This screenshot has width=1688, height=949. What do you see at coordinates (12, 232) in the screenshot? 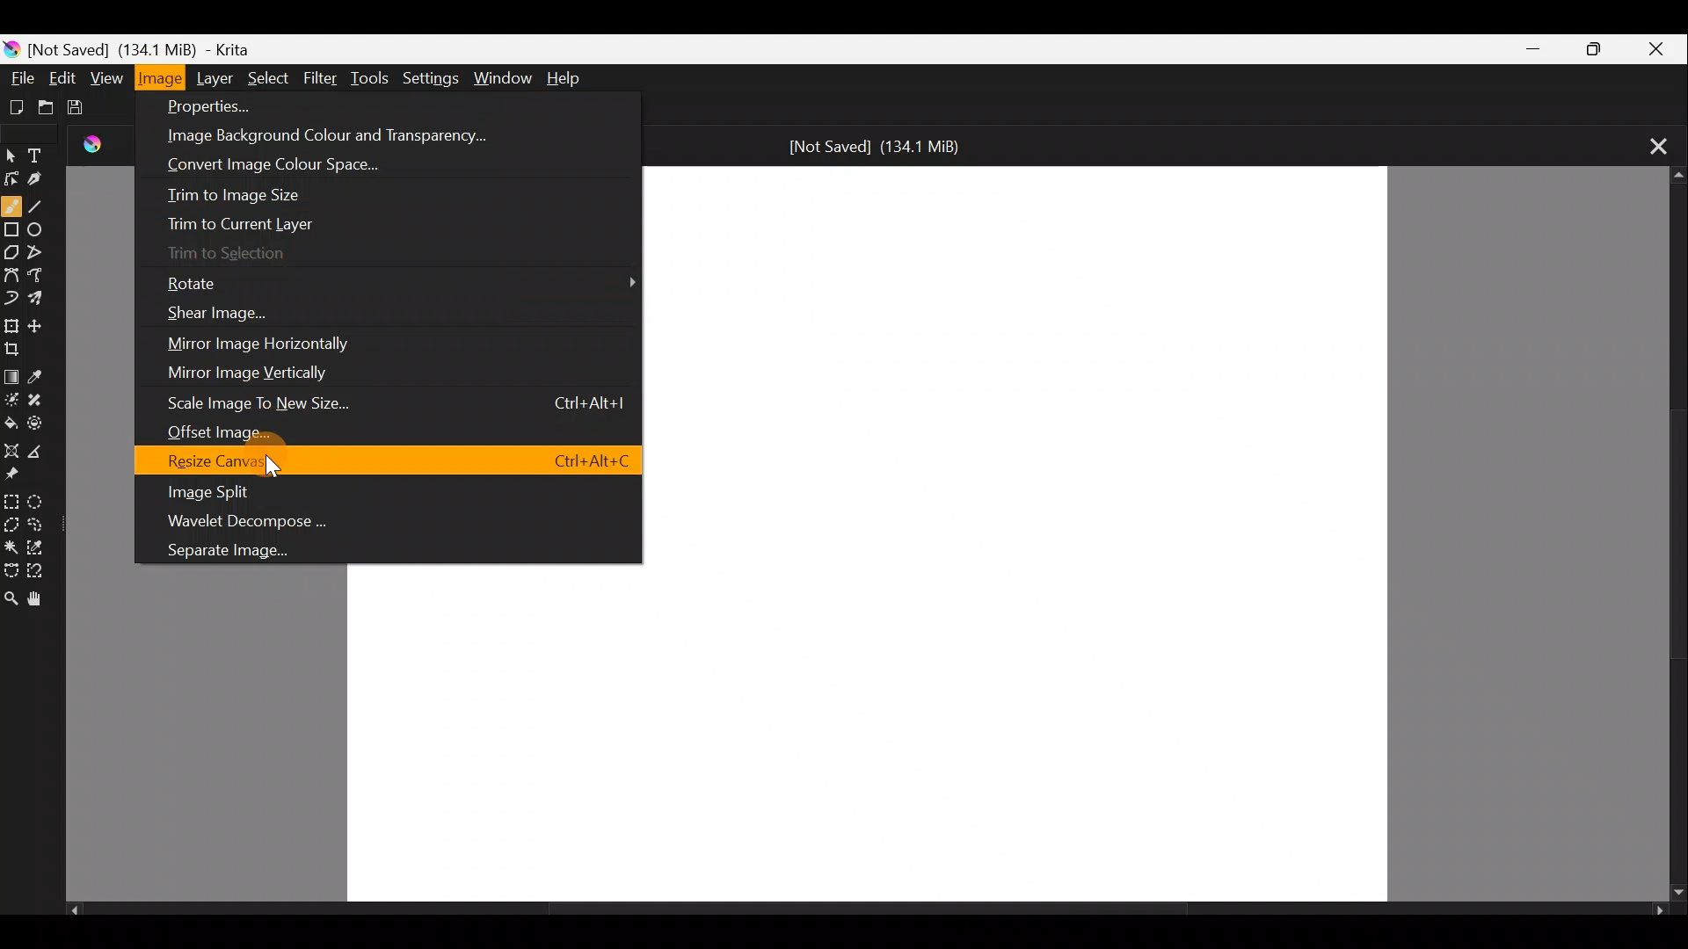
I see `Rectangle tool` at bounding box center [12, 232].